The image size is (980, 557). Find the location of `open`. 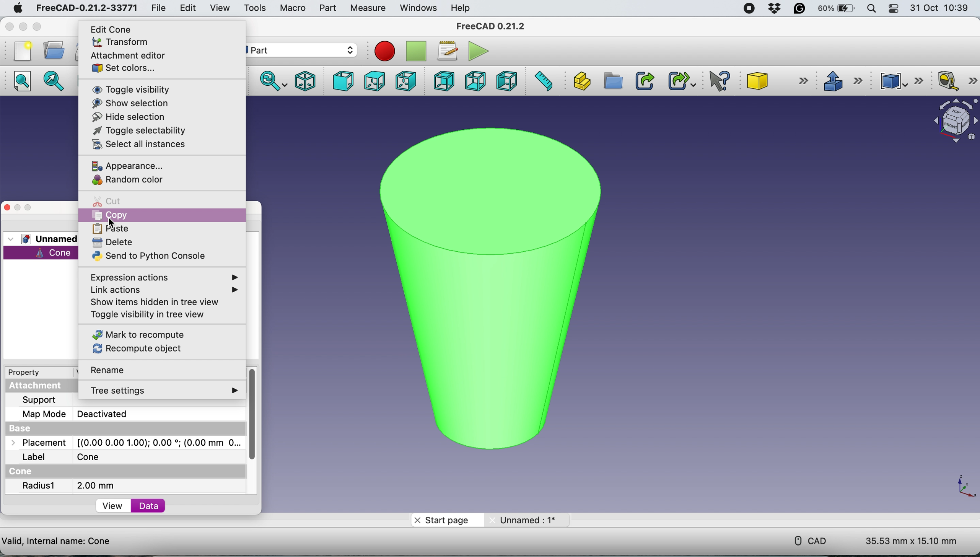

open is located at coordinates (52, 50).